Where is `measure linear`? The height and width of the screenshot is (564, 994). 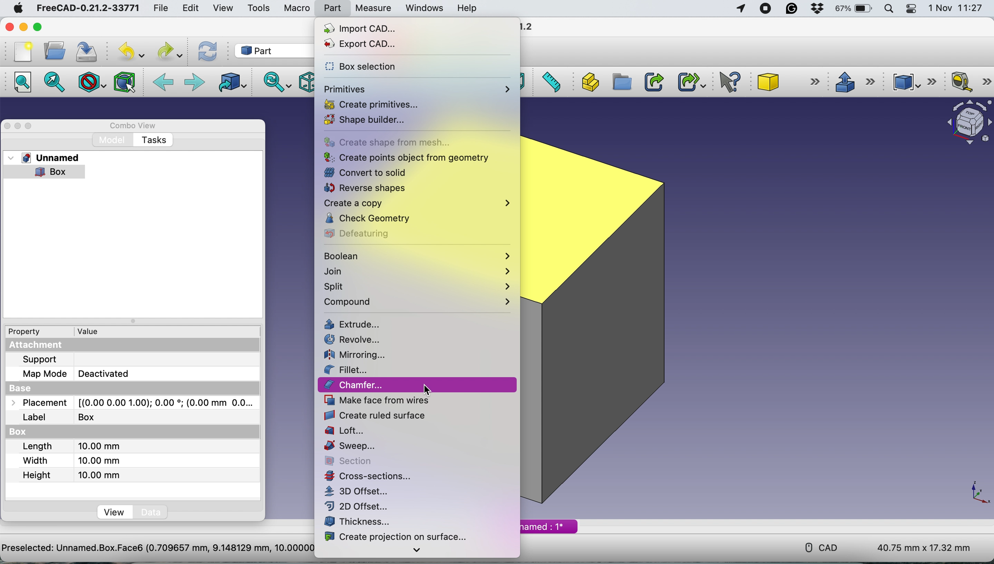
measure linear is located at coordinates (971, 81).